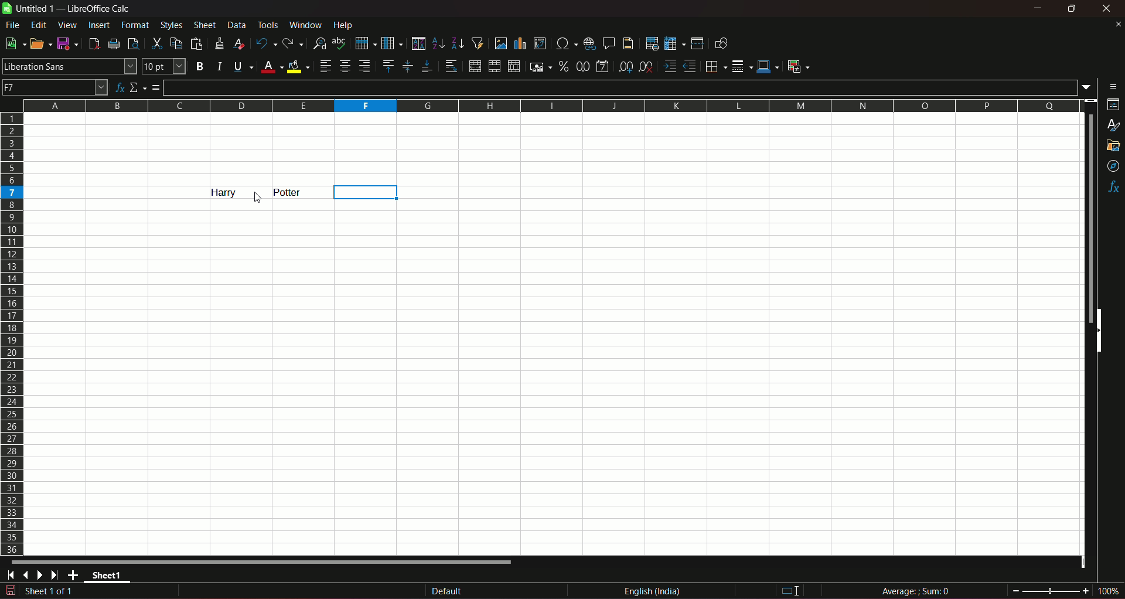 This screenshot has width=1125, height=599. I want to click on sidebar settings, so click(1114, 86).